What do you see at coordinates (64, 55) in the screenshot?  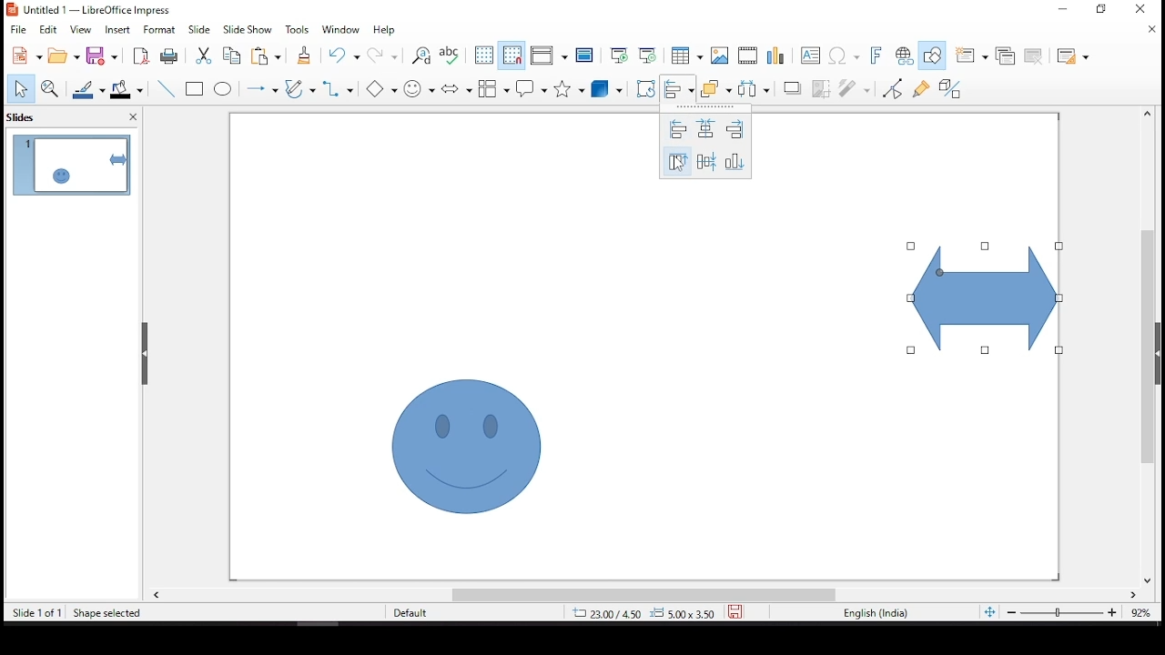 I see `open` at bounding box center [64, 55].